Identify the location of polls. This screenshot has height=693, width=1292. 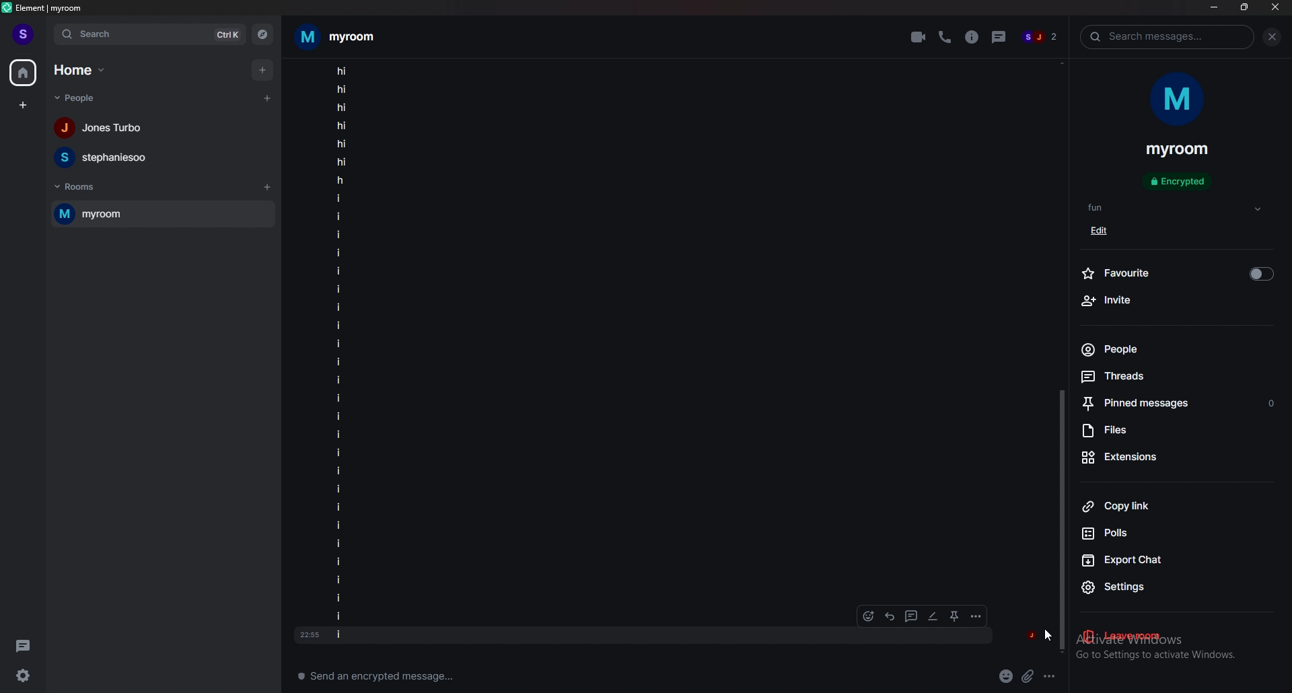
(1155, 532).